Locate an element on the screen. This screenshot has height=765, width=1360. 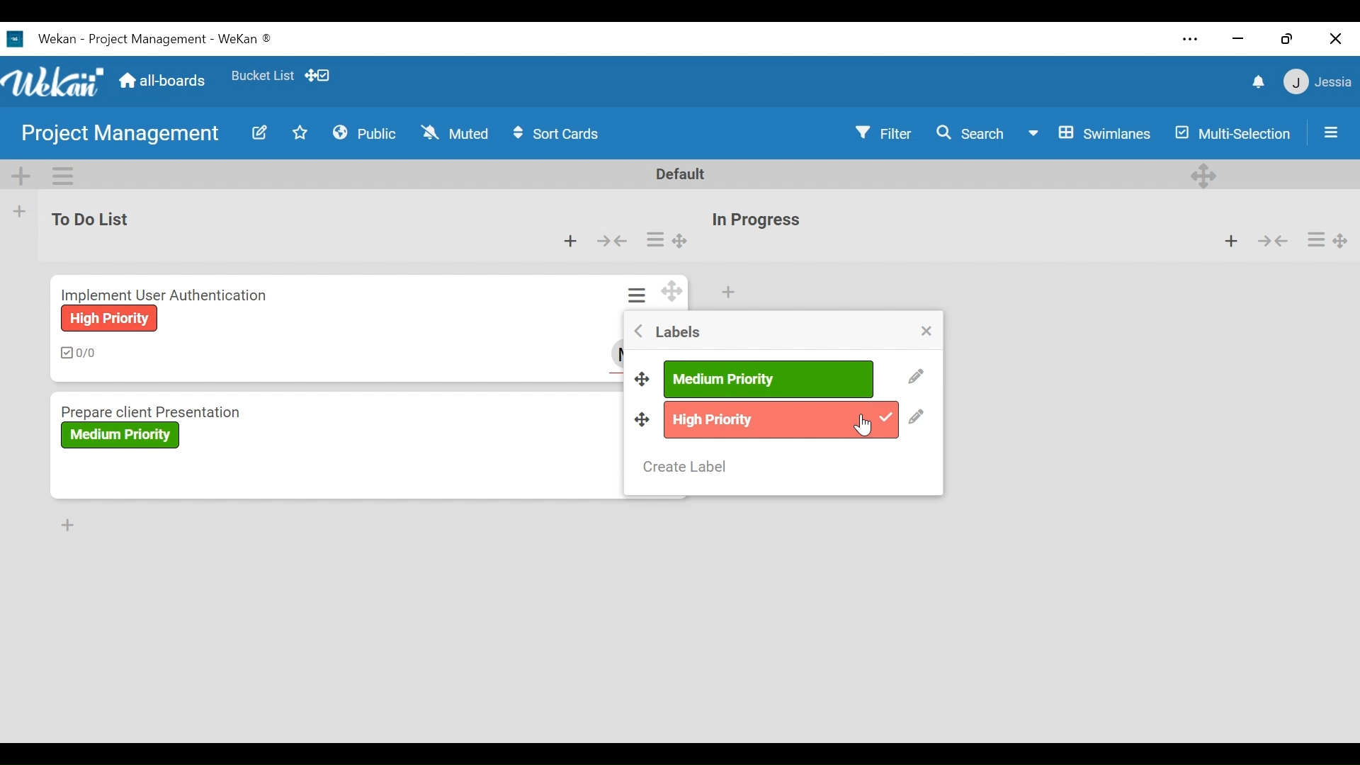
close is located at coordinates (1335, 39).